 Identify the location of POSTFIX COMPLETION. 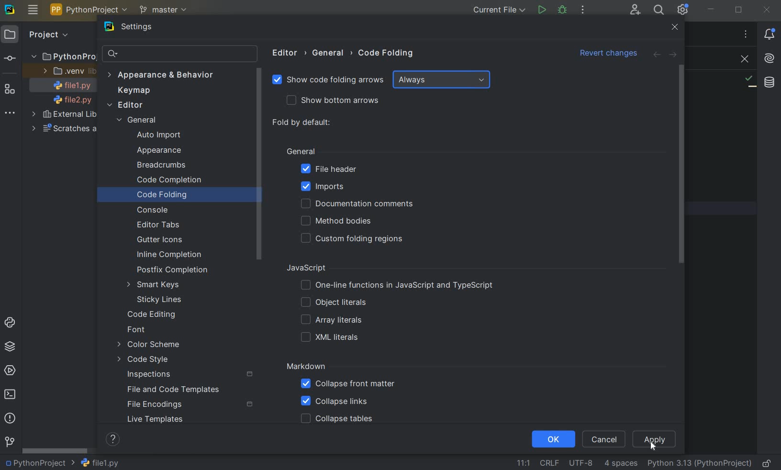
(171, 271).